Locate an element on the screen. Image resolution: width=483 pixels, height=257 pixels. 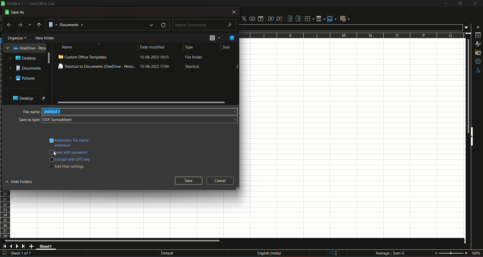
add decimal point is located at coordinates (271, 19).